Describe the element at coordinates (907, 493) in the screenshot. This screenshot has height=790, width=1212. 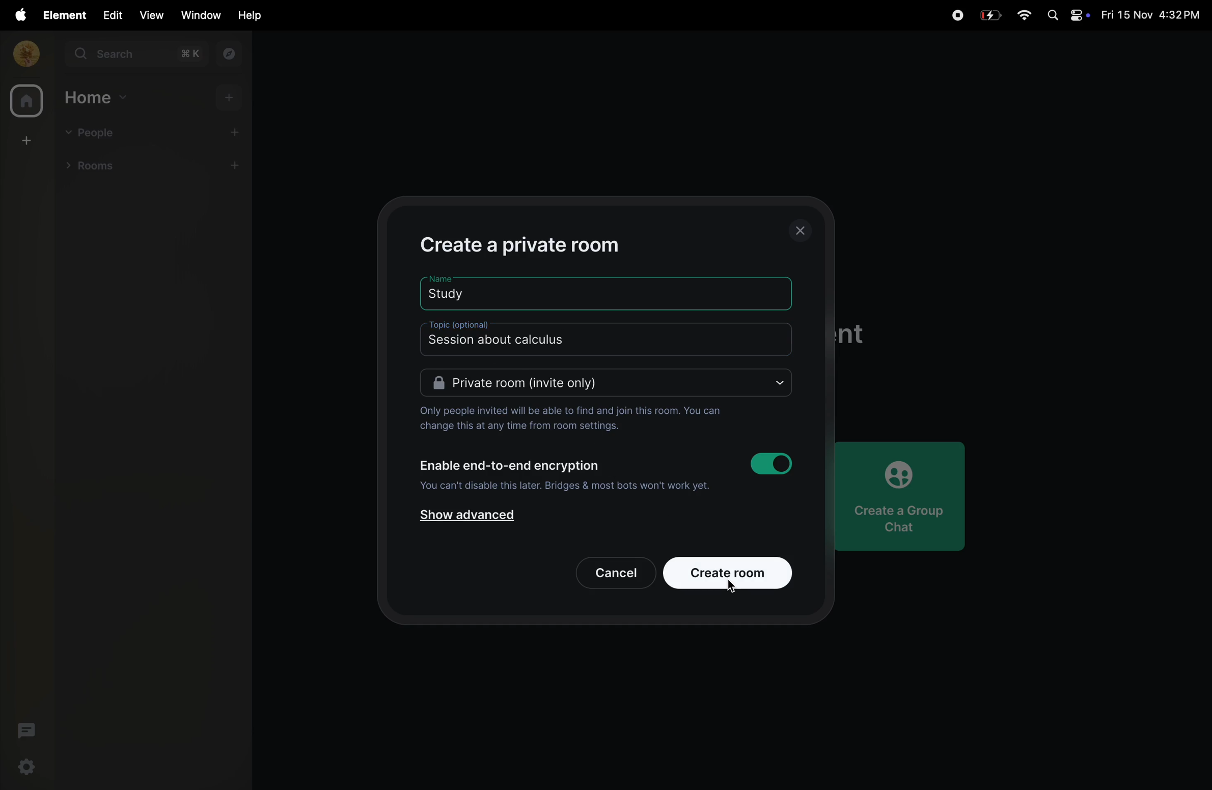
I see `create a group chat` at that location.